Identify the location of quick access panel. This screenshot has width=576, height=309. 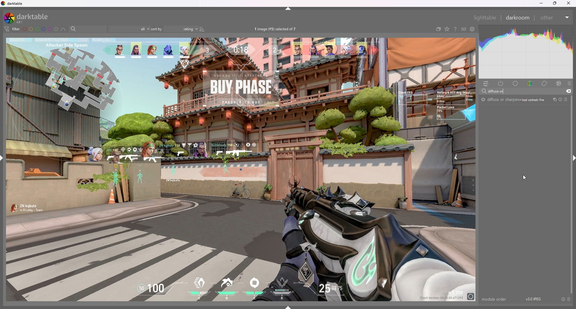
(486, 84).